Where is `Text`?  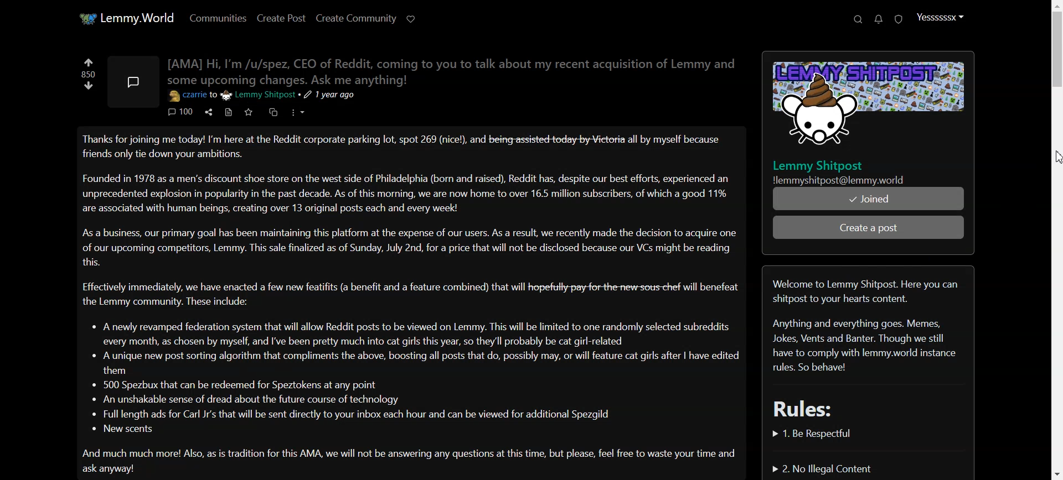 Text is located at coordinates (454, 69).